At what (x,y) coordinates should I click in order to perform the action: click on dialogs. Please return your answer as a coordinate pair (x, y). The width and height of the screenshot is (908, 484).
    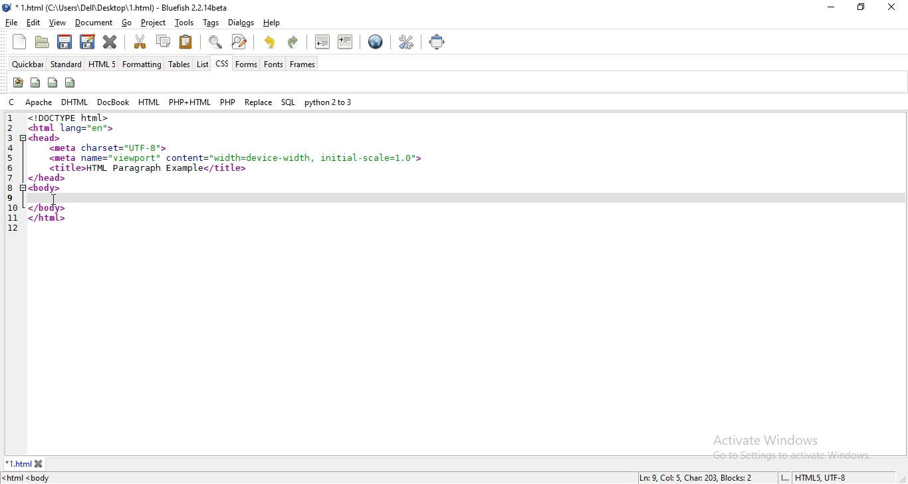
    Looking at the image, I should click on (243, 24).